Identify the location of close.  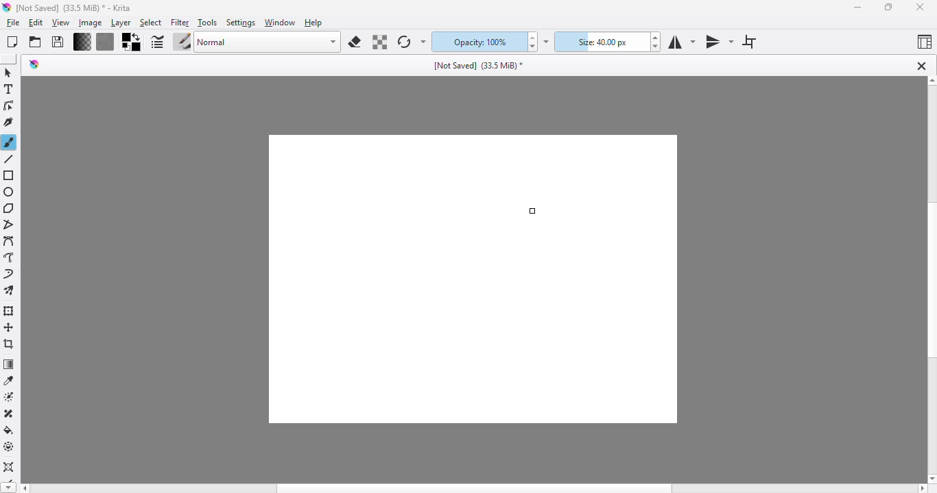
(920, 8).